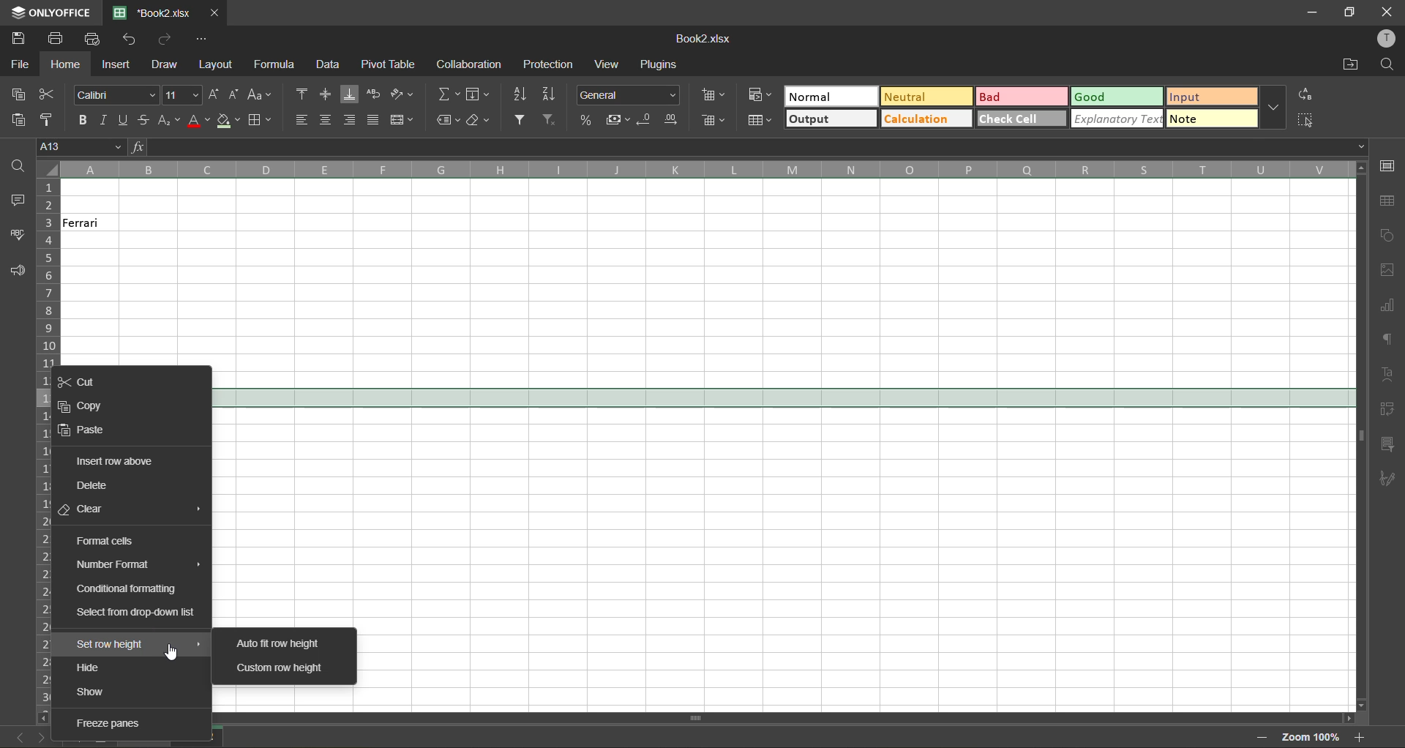 The image size is (1405, 748). Describe the element at coordinates (1388, 343) in the screenshot. I see `paragraph` at that location.